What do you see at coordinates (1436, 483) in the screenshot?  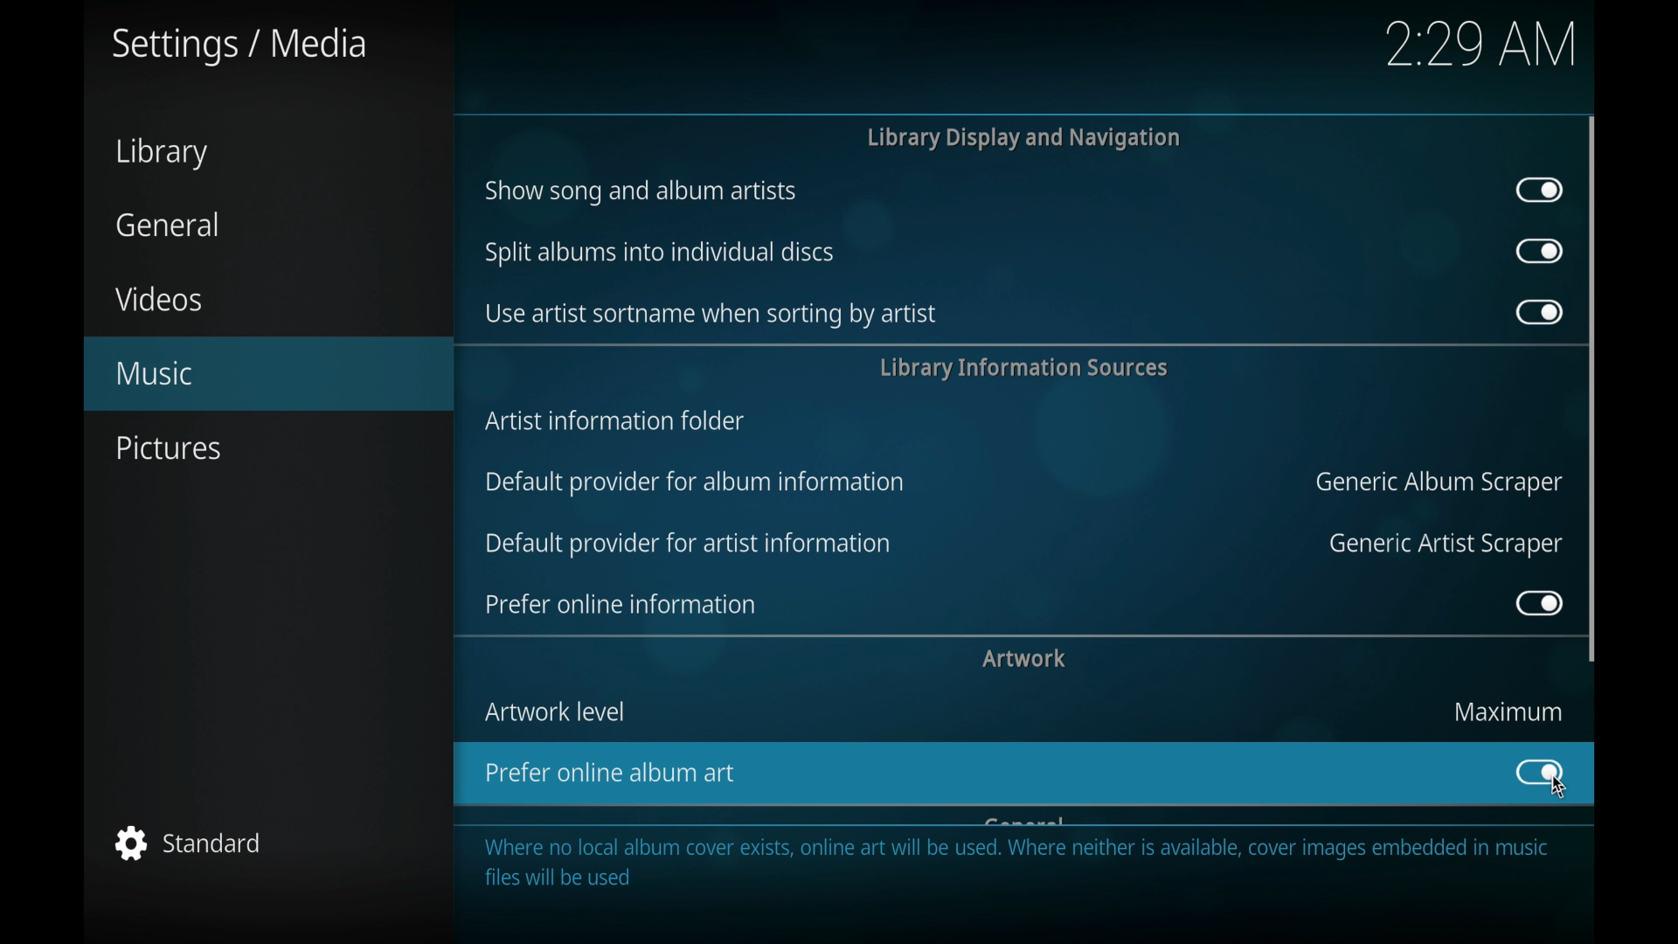 I see `generic album scraper` at bounding box center [1436, 483].